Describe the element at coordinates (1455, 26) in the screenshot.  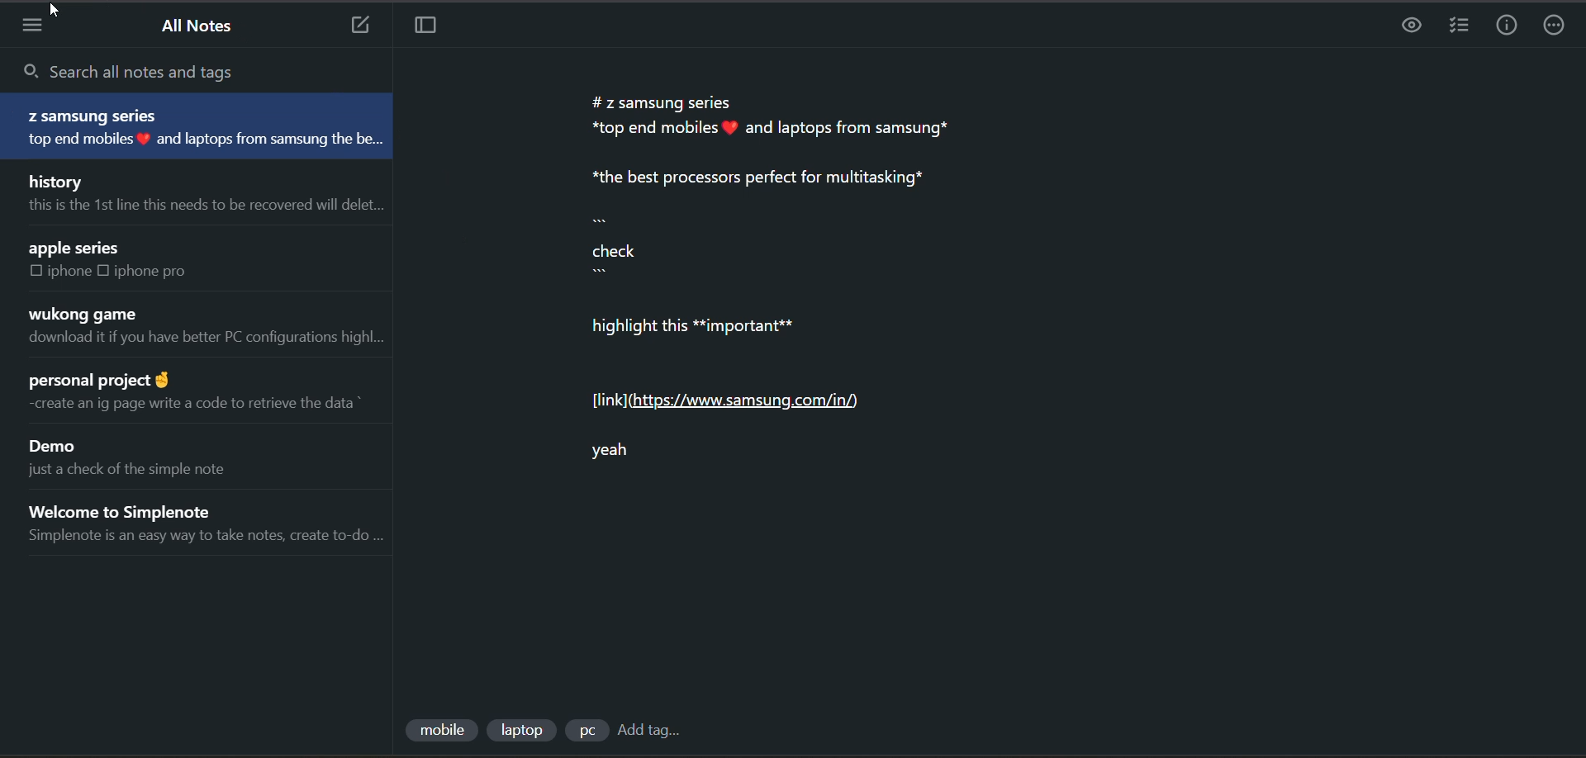
I see `insert checklist` at that location.